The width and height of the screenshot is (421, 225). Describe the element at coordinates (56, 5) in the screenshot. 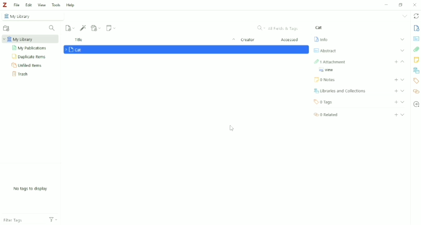

I see `Tools` at that location.